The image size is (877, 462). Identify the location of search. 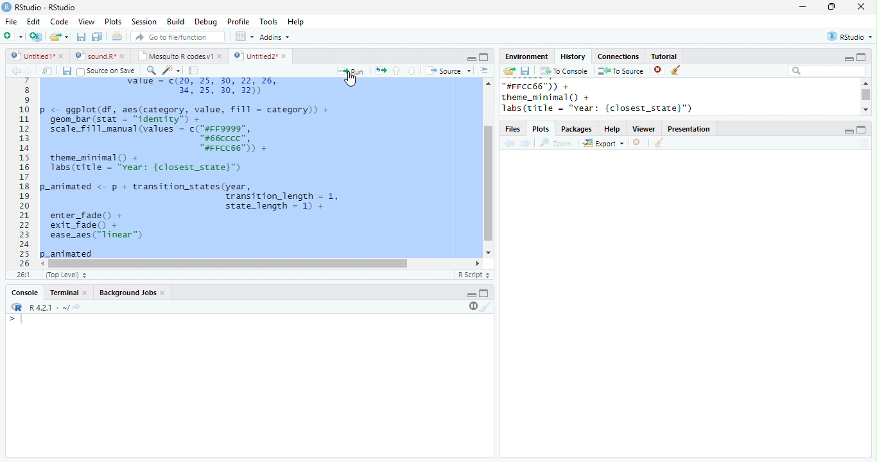
(150, 71).